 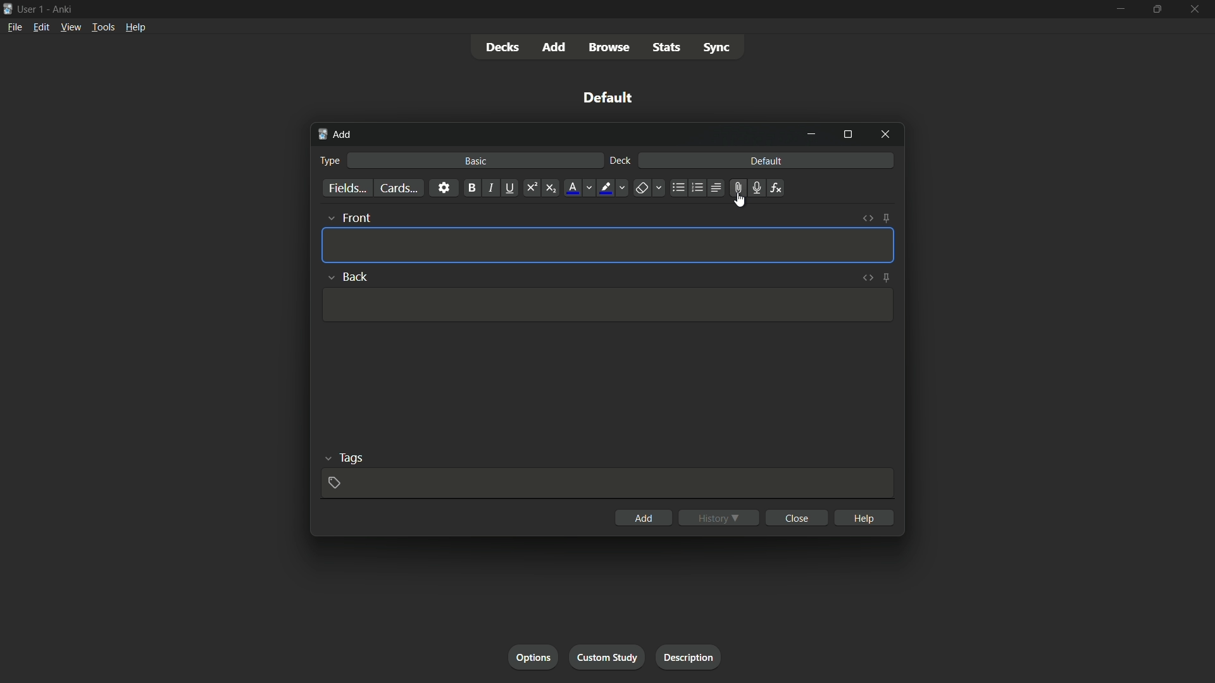 I want to click on maximize, so click(x=847, y=135).